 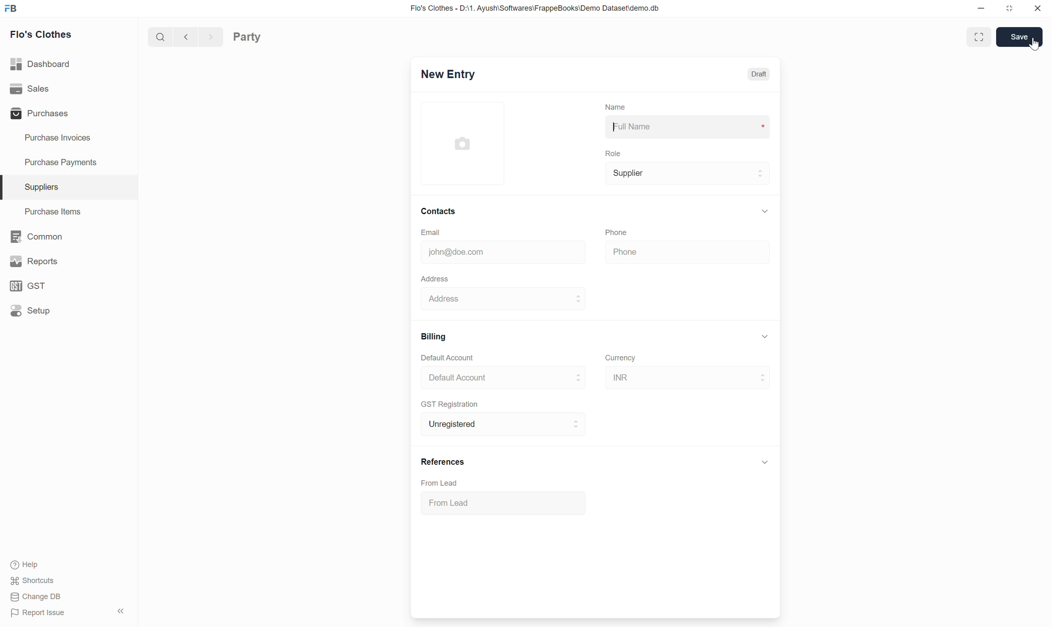 What do you see at coordinates (765, 336) in the screenshot?
I see `Collapse` at bounding box center [765, 336].